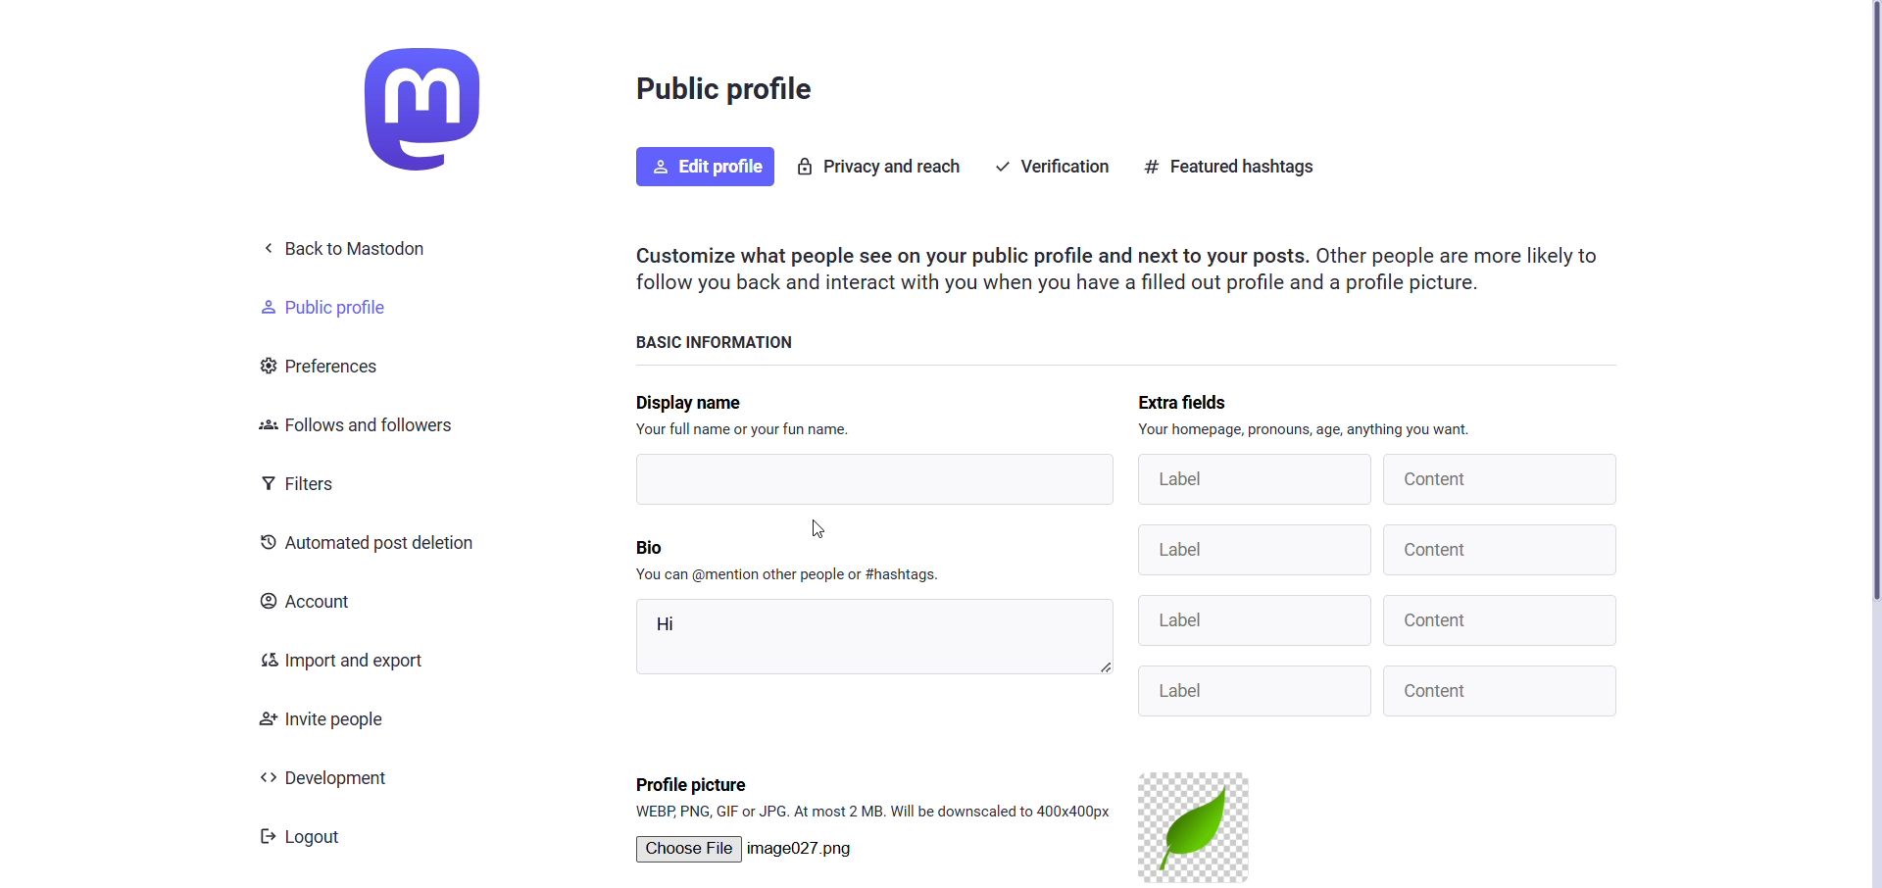 Image resolution: width=1882 pixels, height=888 pixels. What do you see at coordinates (875, 812) in the screenshot?
I see `format supported` at bounding box center [875, 812].